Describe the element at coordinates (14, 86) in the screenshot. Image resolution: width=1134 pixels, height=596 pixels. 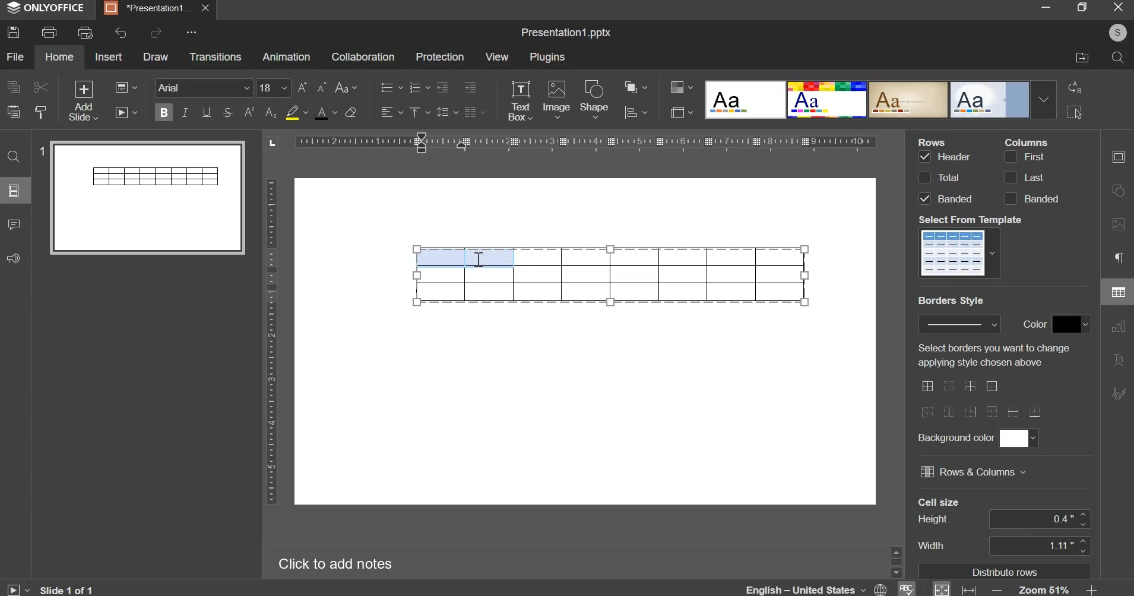
I see `copy` at that location.